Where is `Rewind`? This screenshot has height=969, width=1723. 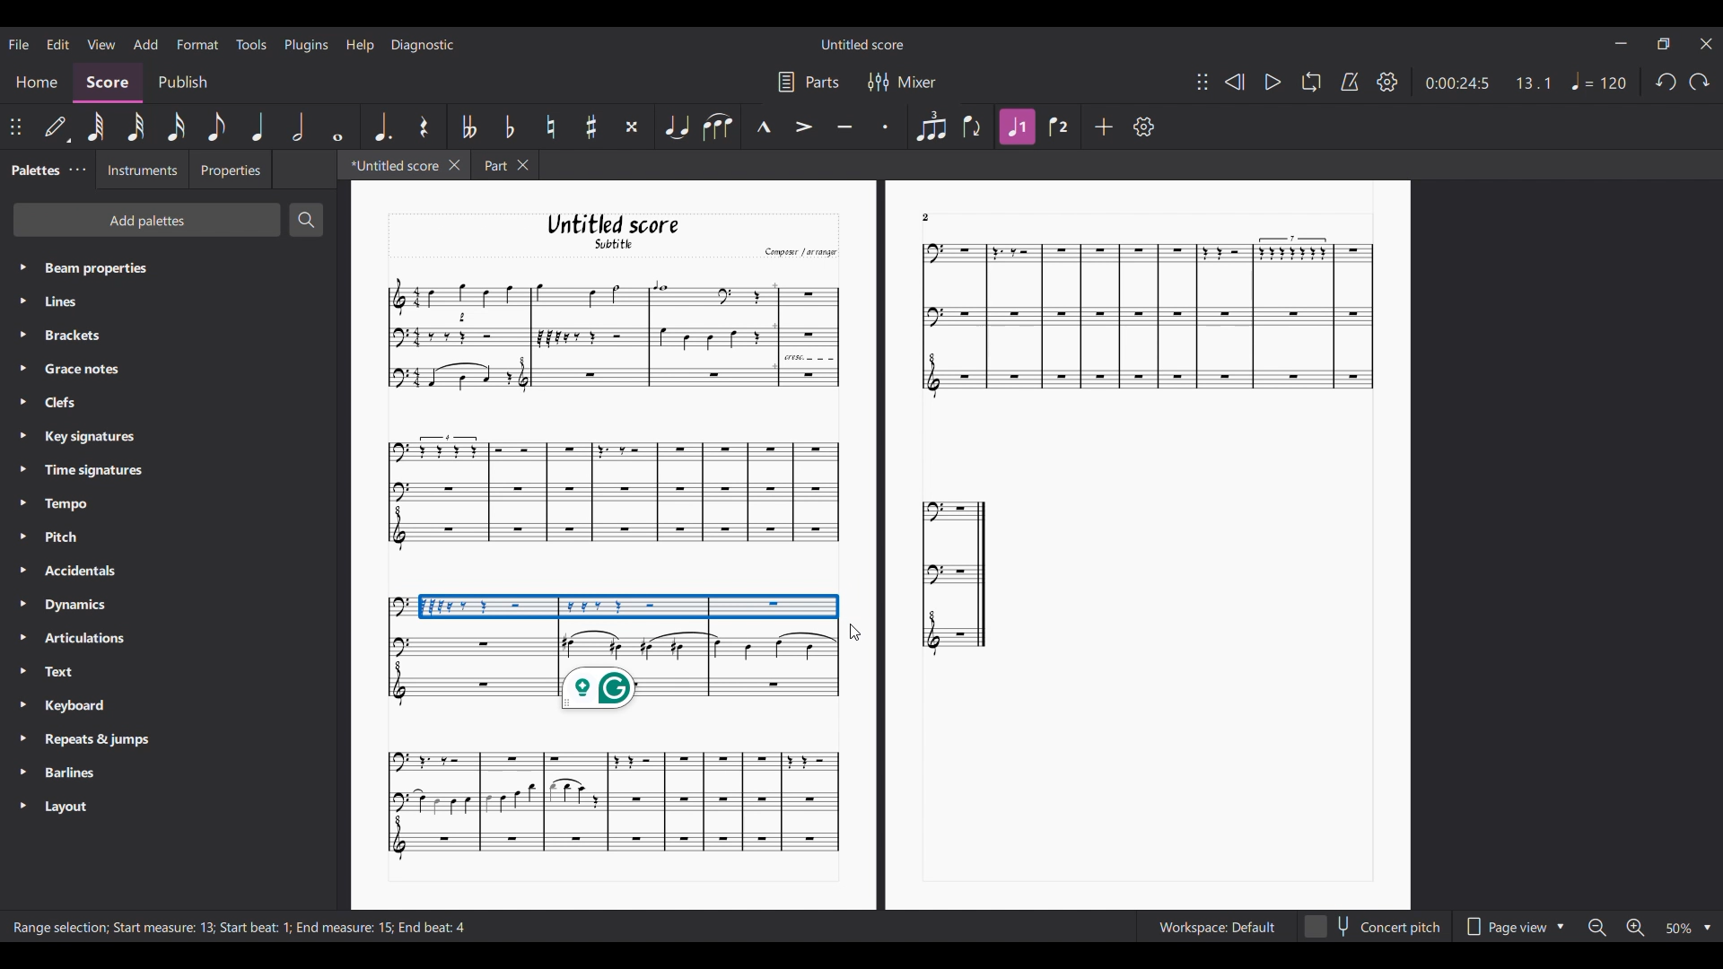
Rewind is located at coordinates (1233, 82).